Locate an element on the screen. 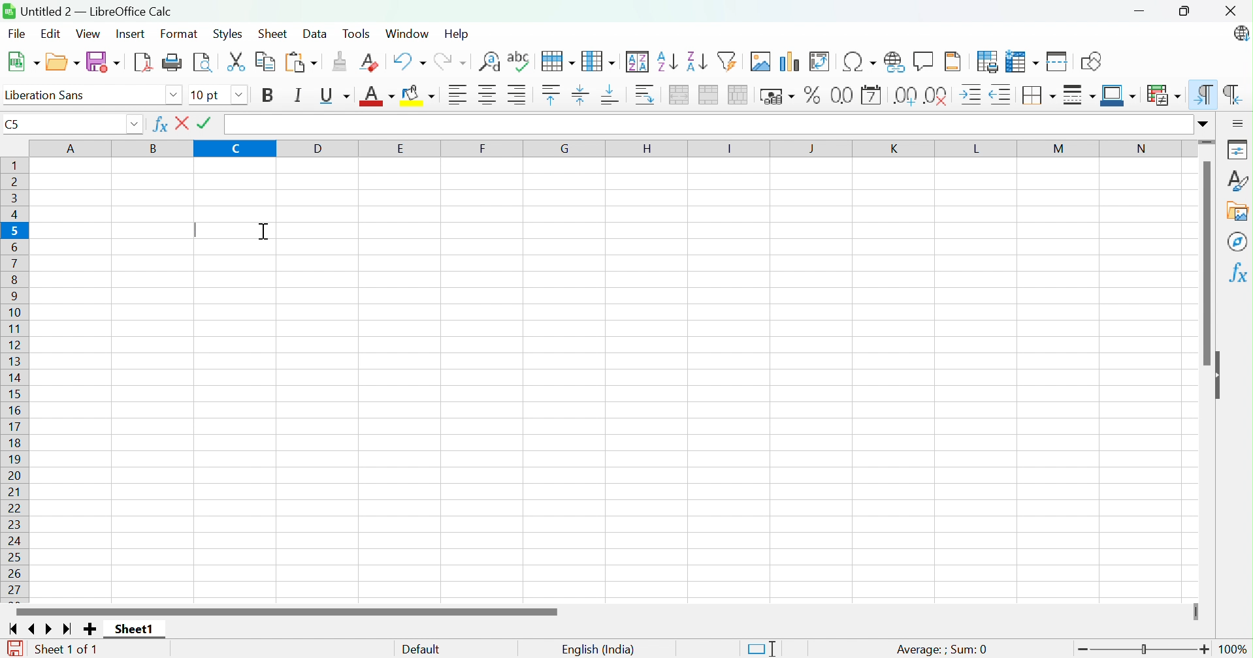 This screenshot has height=658, width=1253. Styles is located at coordinates (228, 33).